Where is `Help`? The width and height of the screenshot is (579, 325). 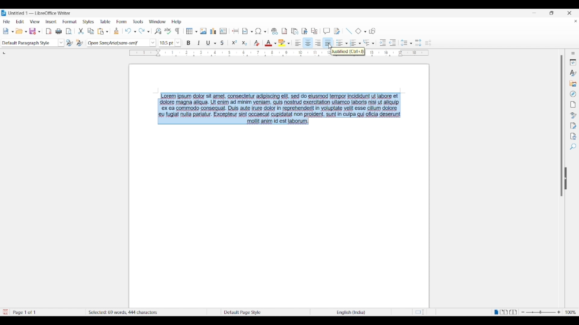 Help is located at coordinates (176, 22).